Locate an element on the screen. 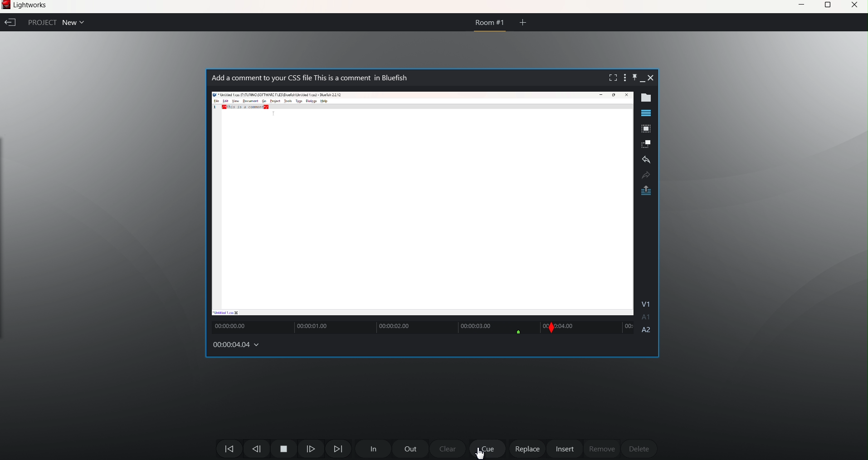  undo is located at coordinates (646, 161).